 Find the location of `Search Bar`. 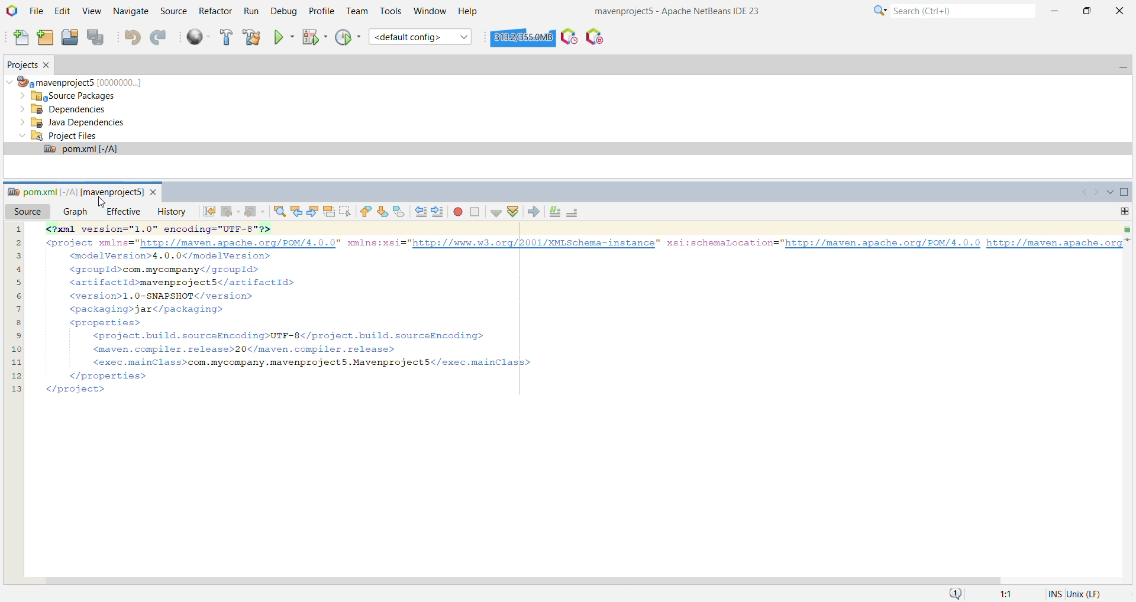

Search Bar is located at coordinates (948, 10).